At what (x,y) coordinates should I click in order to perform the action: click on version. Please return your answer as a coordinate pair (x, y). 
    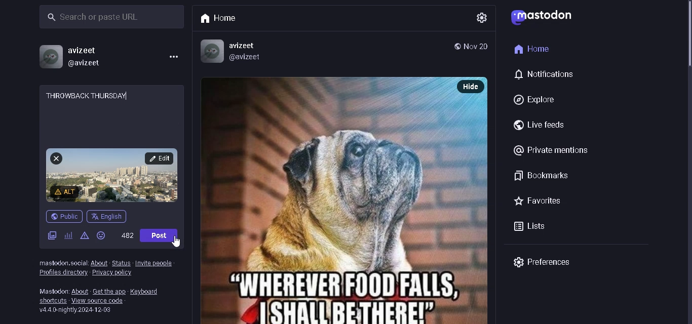
    Looking at the image, I should click on (76, 311).